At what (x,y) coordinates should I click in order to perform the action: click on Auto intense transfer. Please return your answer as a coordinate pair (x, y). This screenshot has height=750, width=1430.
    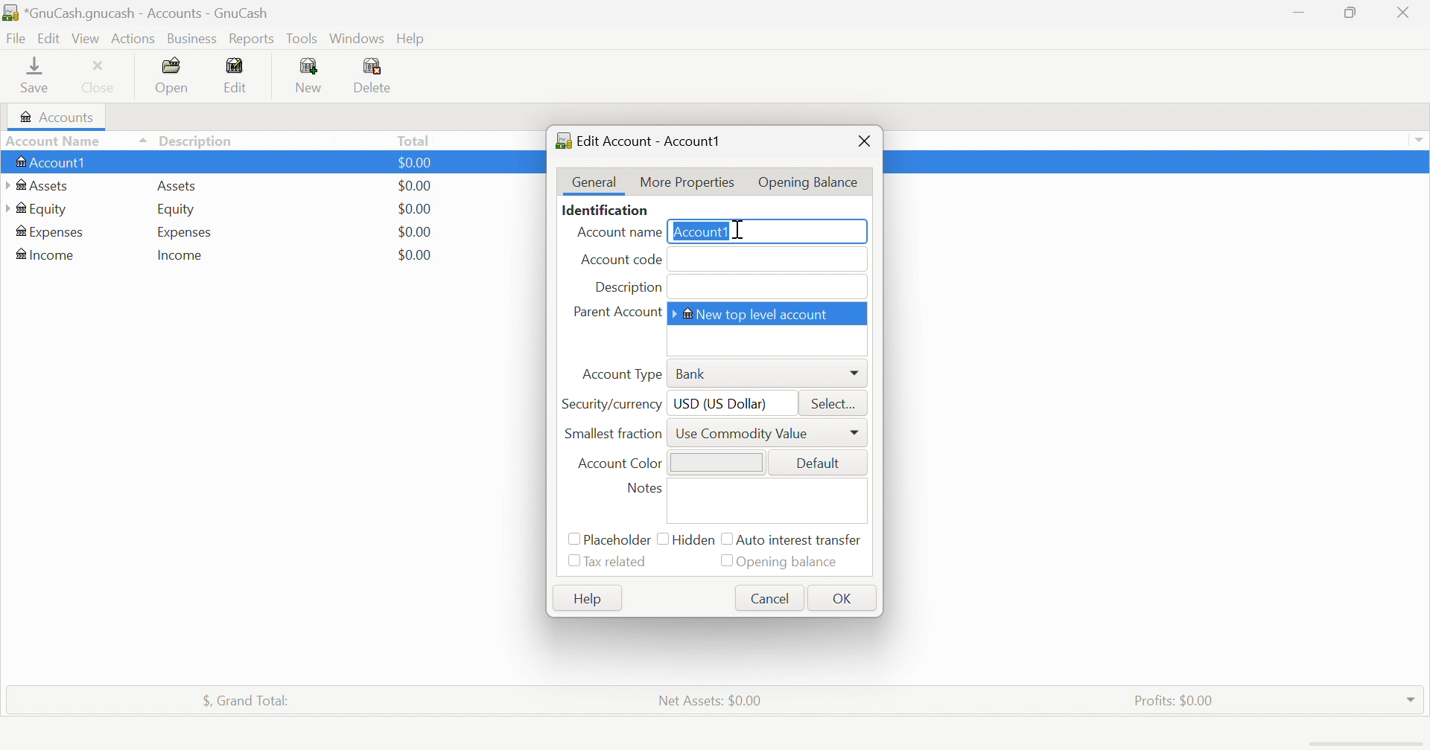
    Looking at the image, I should click on (797, 540).